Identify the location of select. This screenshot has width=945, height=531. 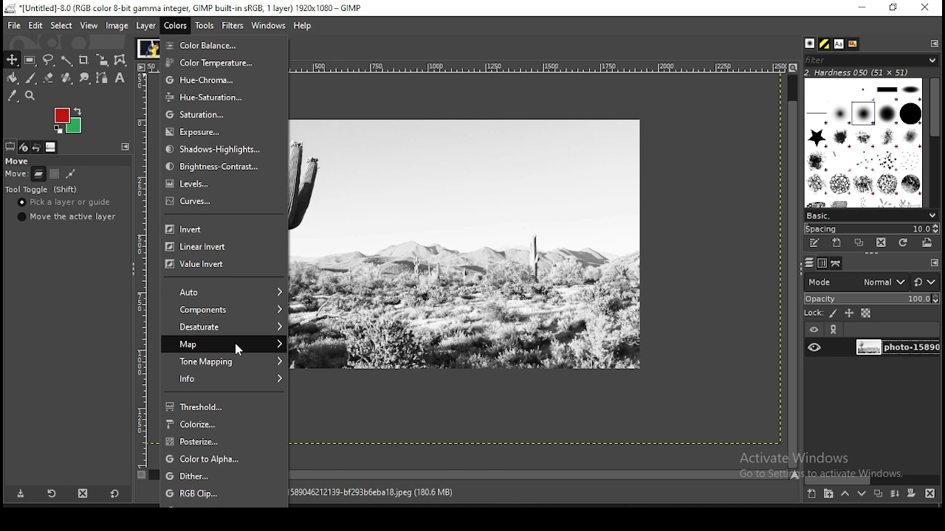
(62, 26).